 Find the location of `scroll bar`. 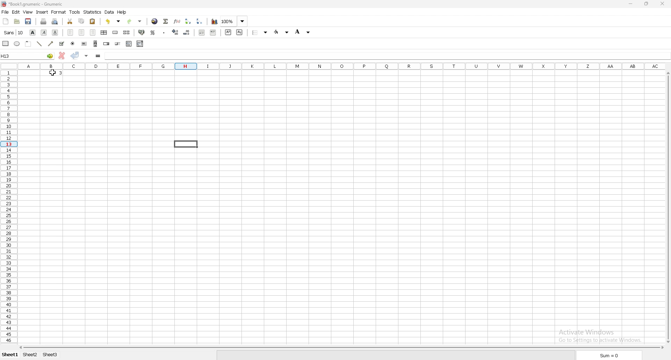

scroll bar is located at coordinates (343, 348).